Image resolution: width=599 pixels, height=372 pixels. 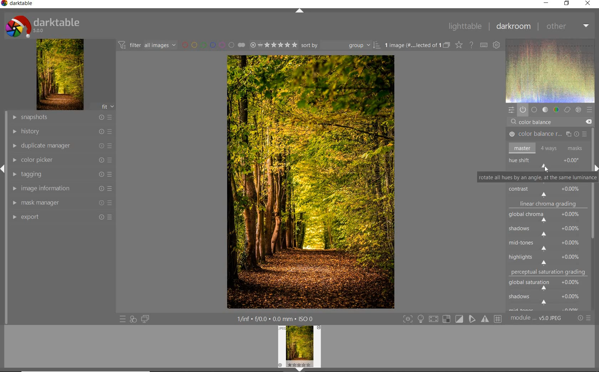 I want to click on scrollbar, so click(x=593, y=141).